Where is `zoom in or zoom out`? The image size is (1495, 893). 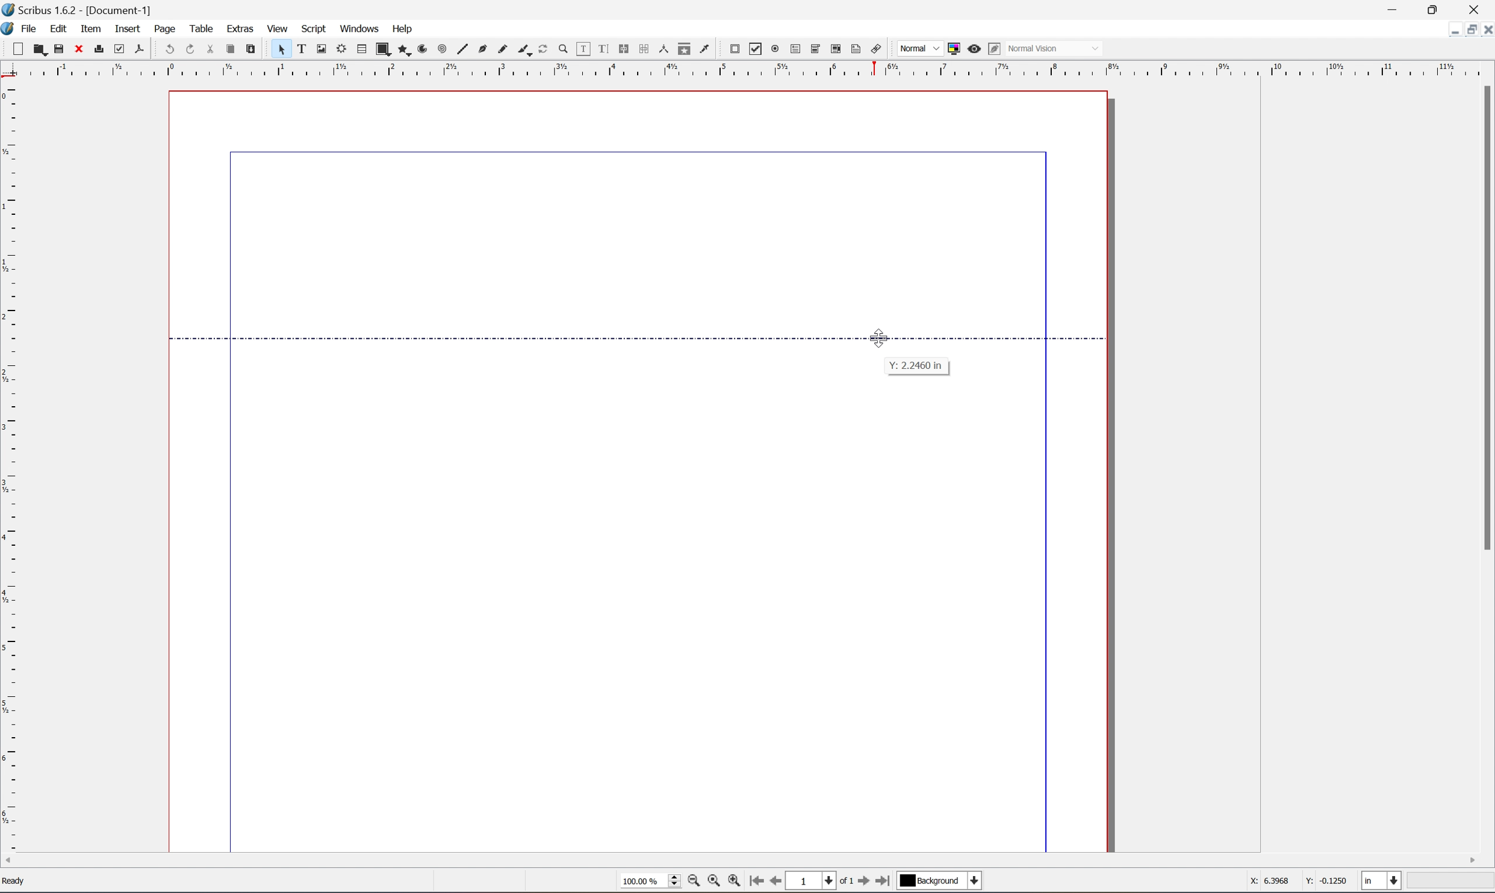
zoom in or zoom out is located at coordinates (564, 50).